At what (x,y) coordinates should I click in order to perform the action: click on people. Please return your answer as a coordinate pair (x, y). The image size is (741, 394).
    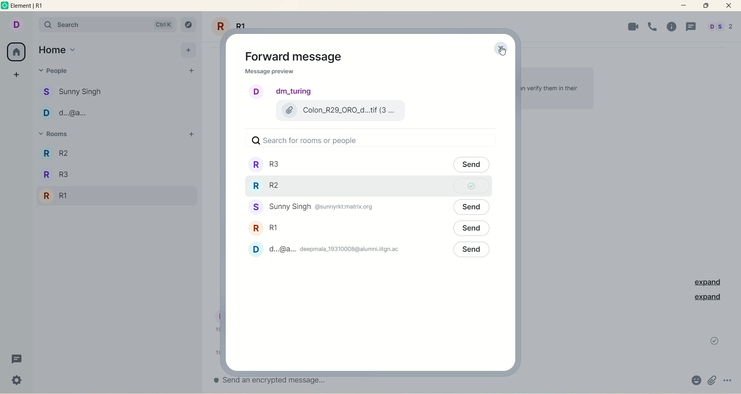
    Looking at the image, I should click on (59, 72).